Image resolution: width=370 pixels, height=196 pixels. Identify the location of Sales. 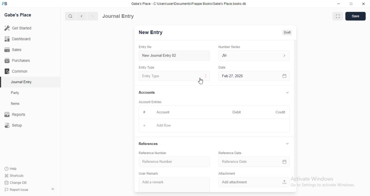
(14, 50).